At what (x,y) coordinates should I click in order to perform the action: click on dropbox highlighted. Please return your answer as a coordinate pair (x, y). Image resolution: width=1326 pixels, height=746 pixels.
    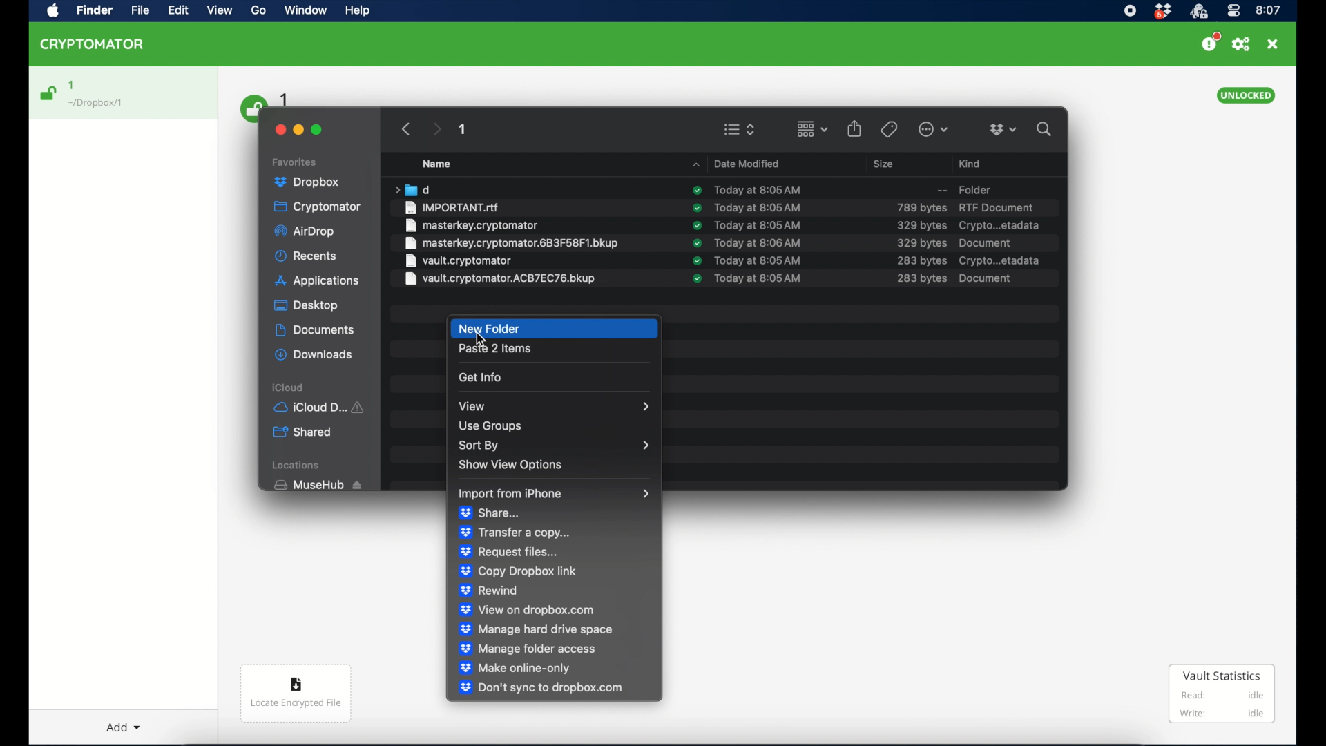
    Looking at the image, I should click on (312, 182).